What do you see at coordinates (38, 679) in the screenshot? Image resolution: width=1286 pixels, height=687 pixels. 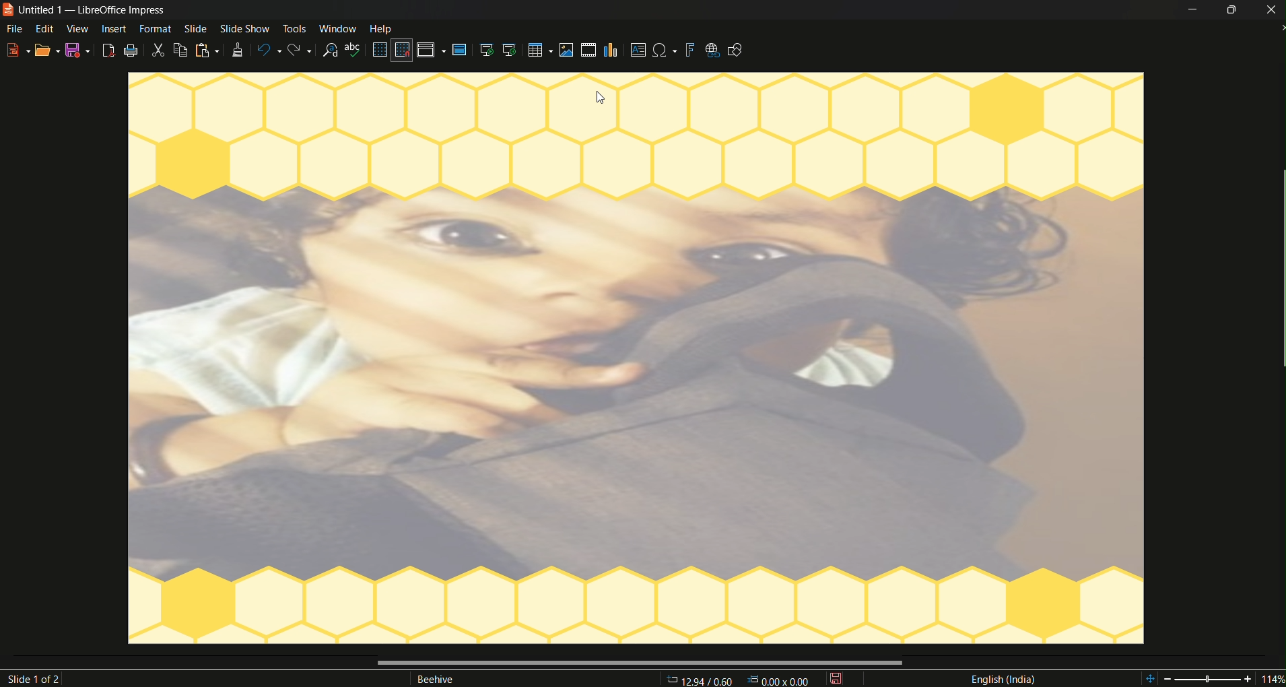 I see `slide 1of2` at bounding box center [38, 679].